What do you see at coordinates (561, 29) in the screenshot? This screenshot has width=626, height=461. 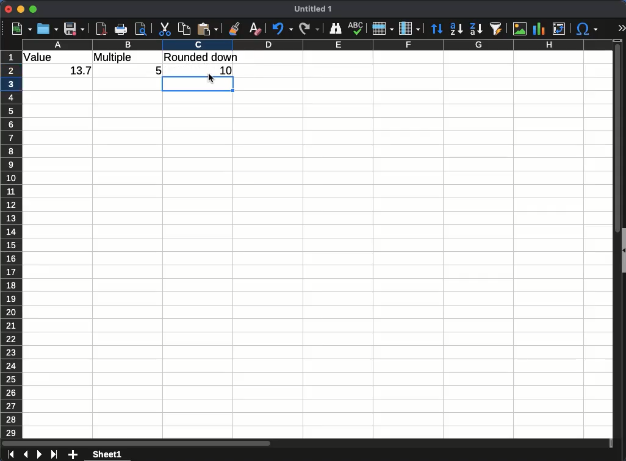 I see `pivot table` at bounding box center [561, 29].